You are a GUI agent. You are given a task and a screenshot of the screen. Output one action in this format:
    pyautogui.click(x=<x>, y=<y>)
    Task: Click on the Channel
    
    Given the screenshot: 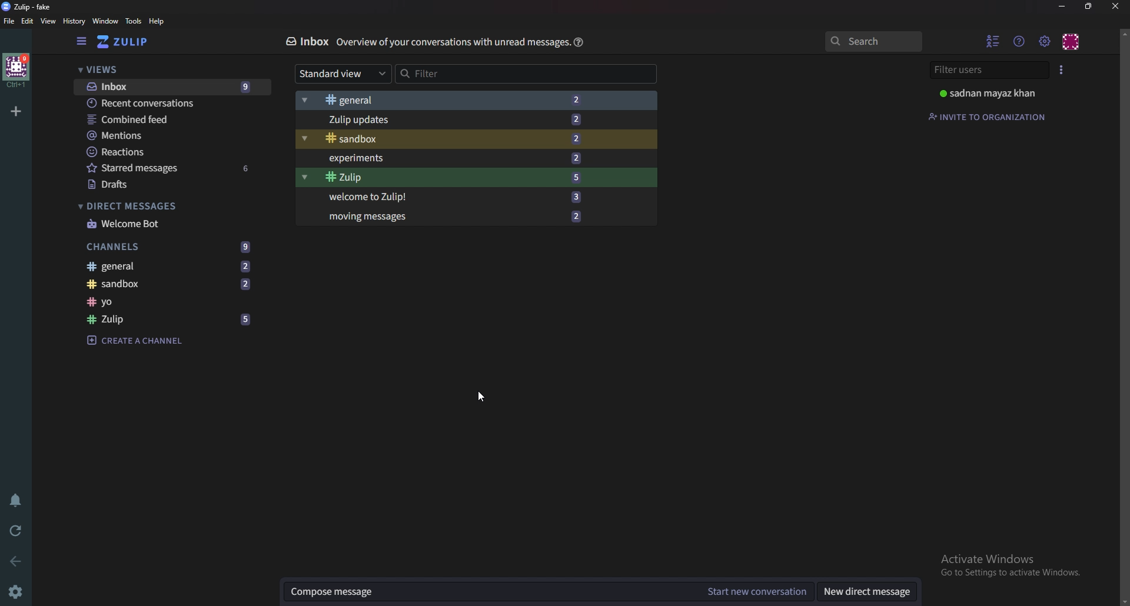 What is the action you would take?
    pyautogui.click(x=162, y=302)
    